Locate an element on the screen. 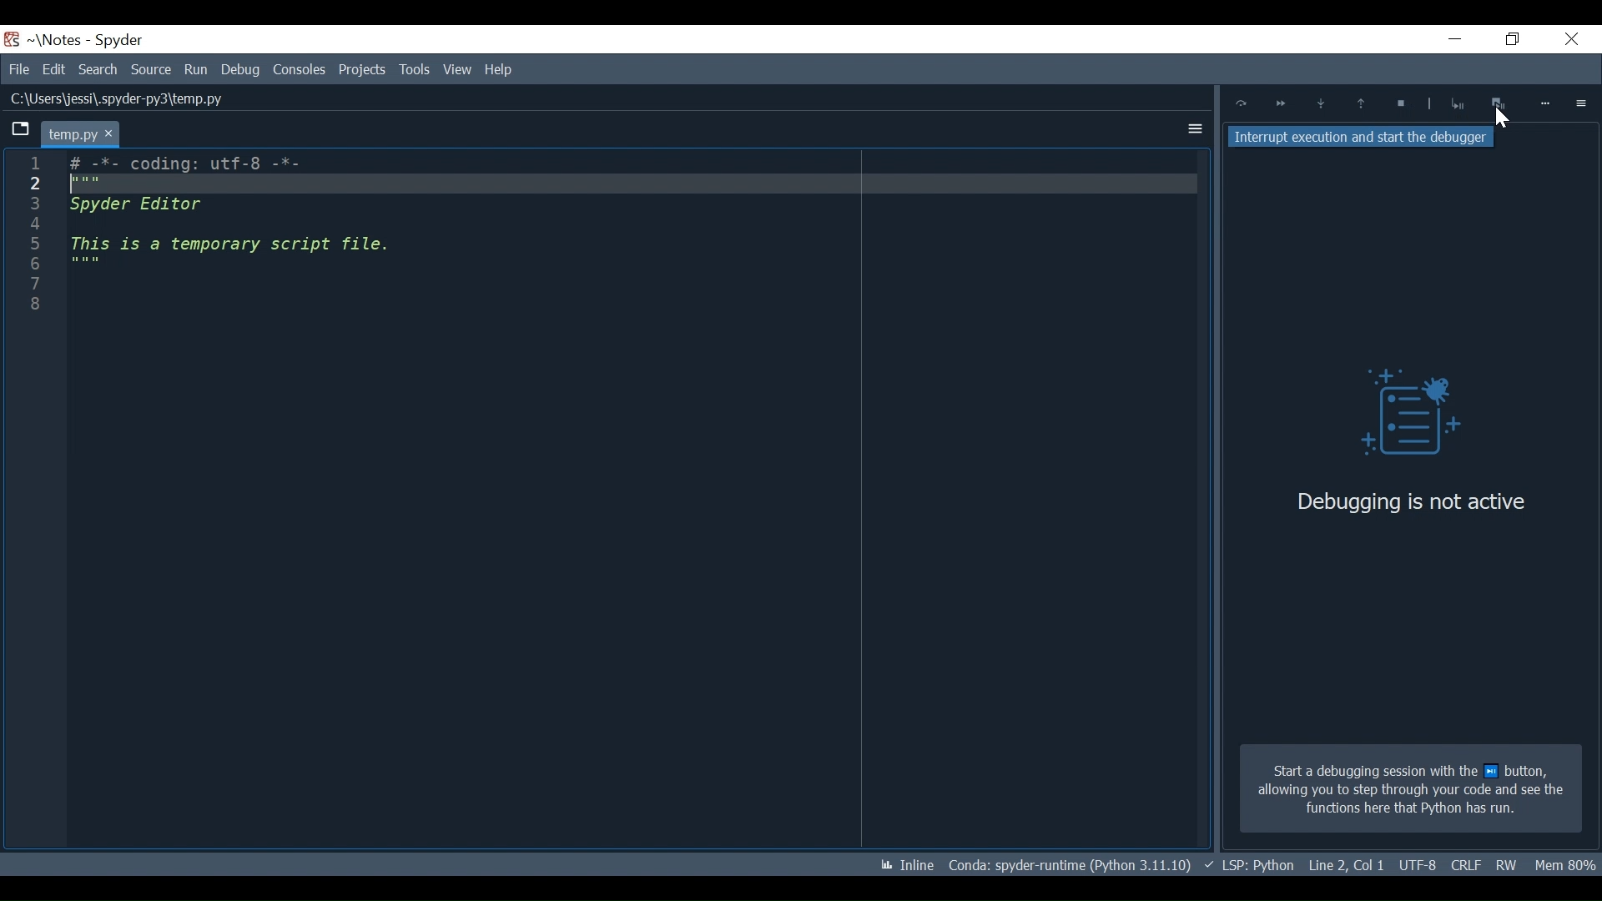 Image resolution: width=1602 pixels, height=901 pixels. Search is located at coordinates (100, 69).